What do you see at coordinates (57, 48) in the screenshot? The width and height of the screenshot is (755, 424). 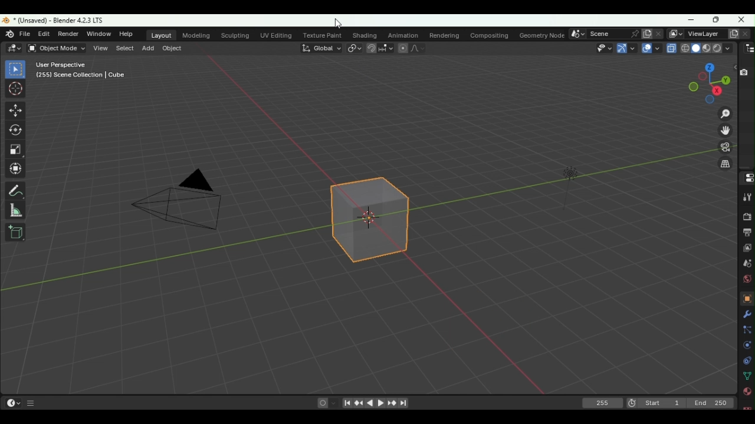 I see `Set the object interaction mode` at bounding box center [57, 48].